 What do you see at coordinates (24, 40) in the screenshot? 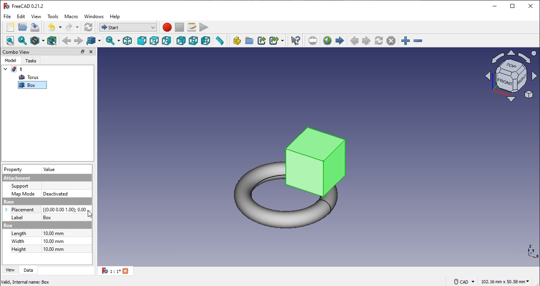
I see `fit selection` at bounding box center [24, 40].